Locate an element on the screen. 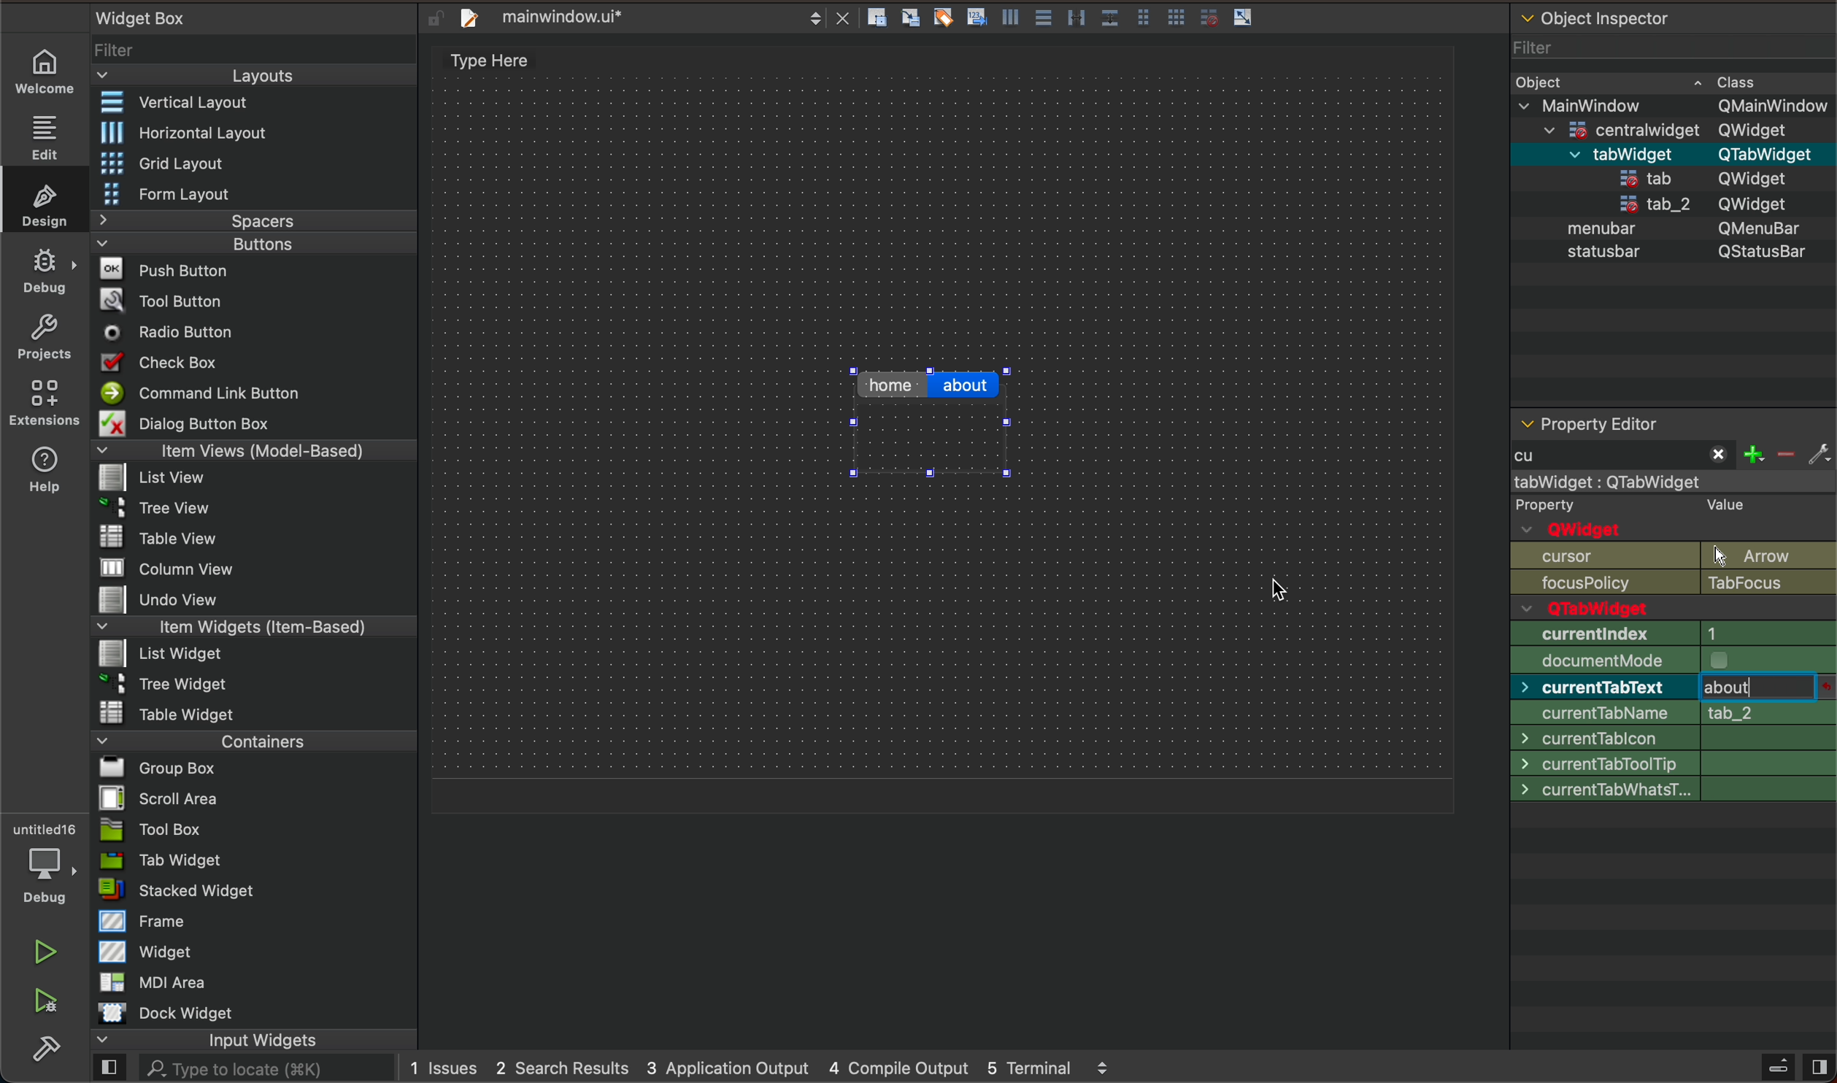 The image size is (1837, 1083). tab_2 is located at coordinates (1637, 206).